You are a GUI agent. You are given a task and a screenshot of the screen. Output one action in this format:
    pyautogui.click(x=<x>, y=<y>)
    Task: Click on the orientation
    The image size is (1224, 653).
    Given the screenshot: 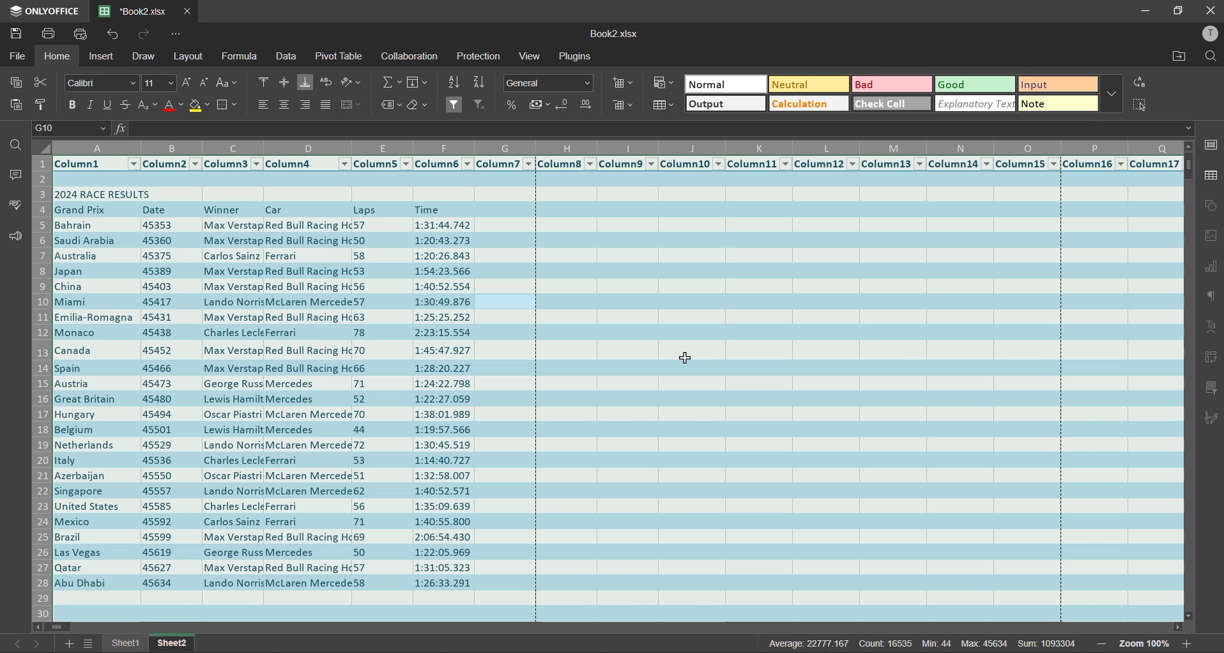 What is the action you would take?
    pyautogui.click(x=351, y=82)
    